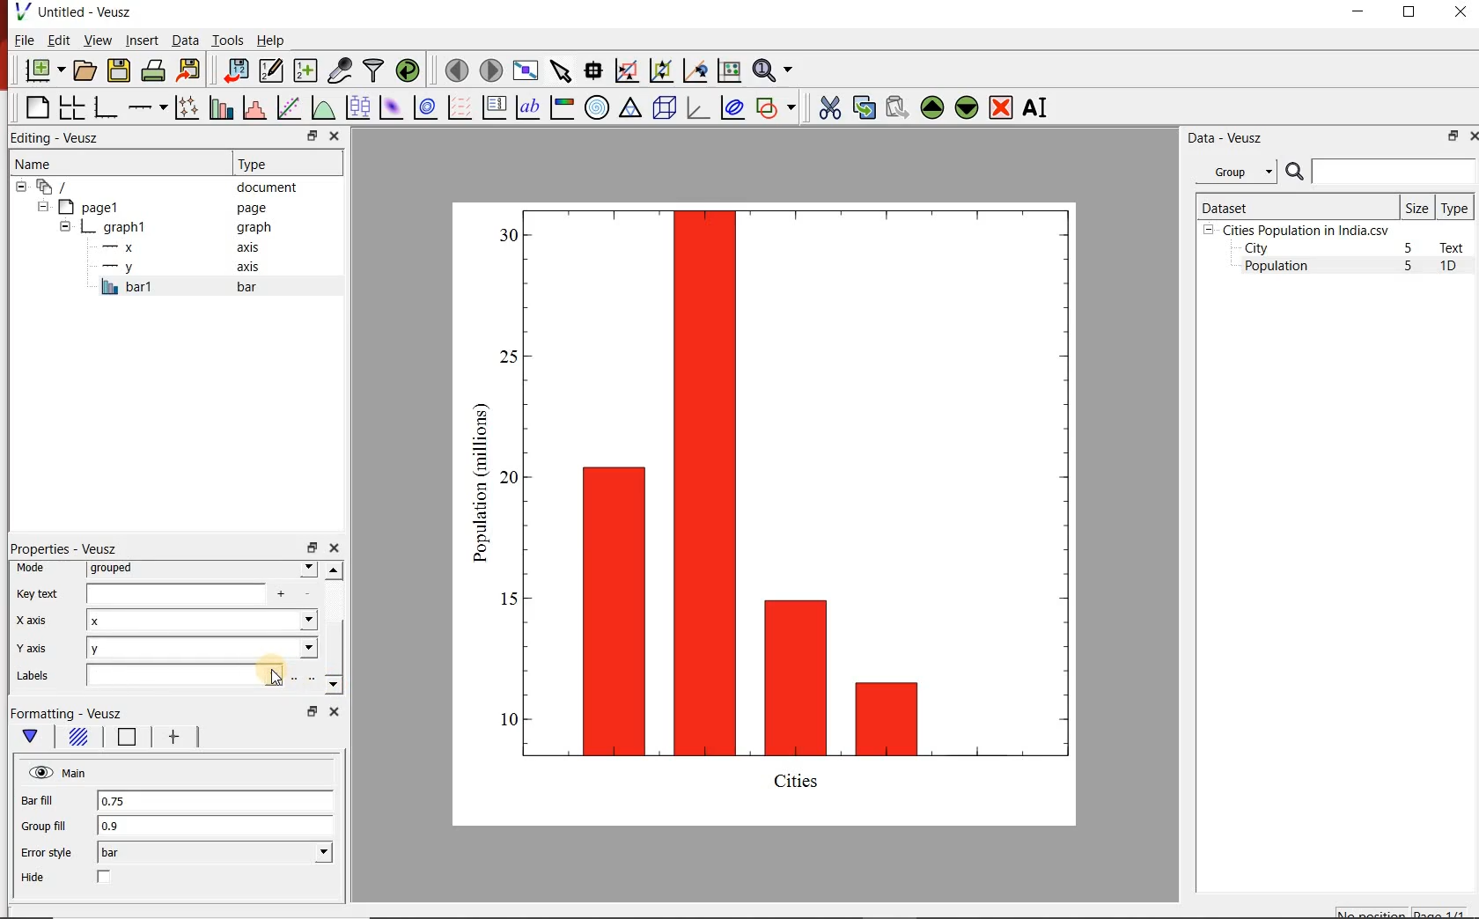  I want to click on page1, so click(158, 207).